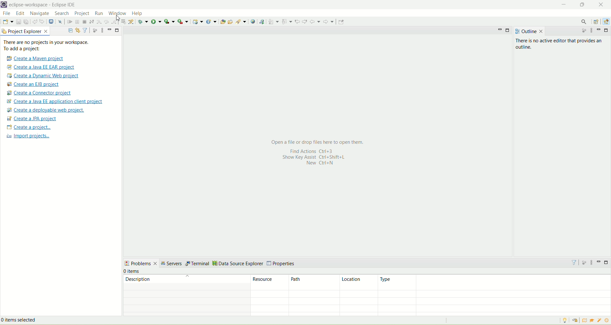  What do you see at coordinates (18, 22) in the screenshot?
I see `save` at bounding box center [18, 22].